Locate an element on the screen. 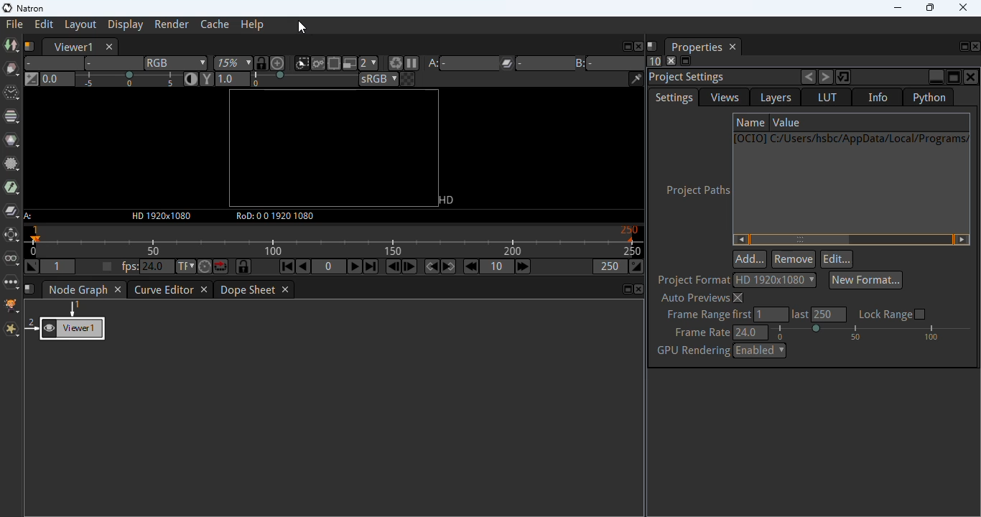  add is located at coordinates (750, 260).